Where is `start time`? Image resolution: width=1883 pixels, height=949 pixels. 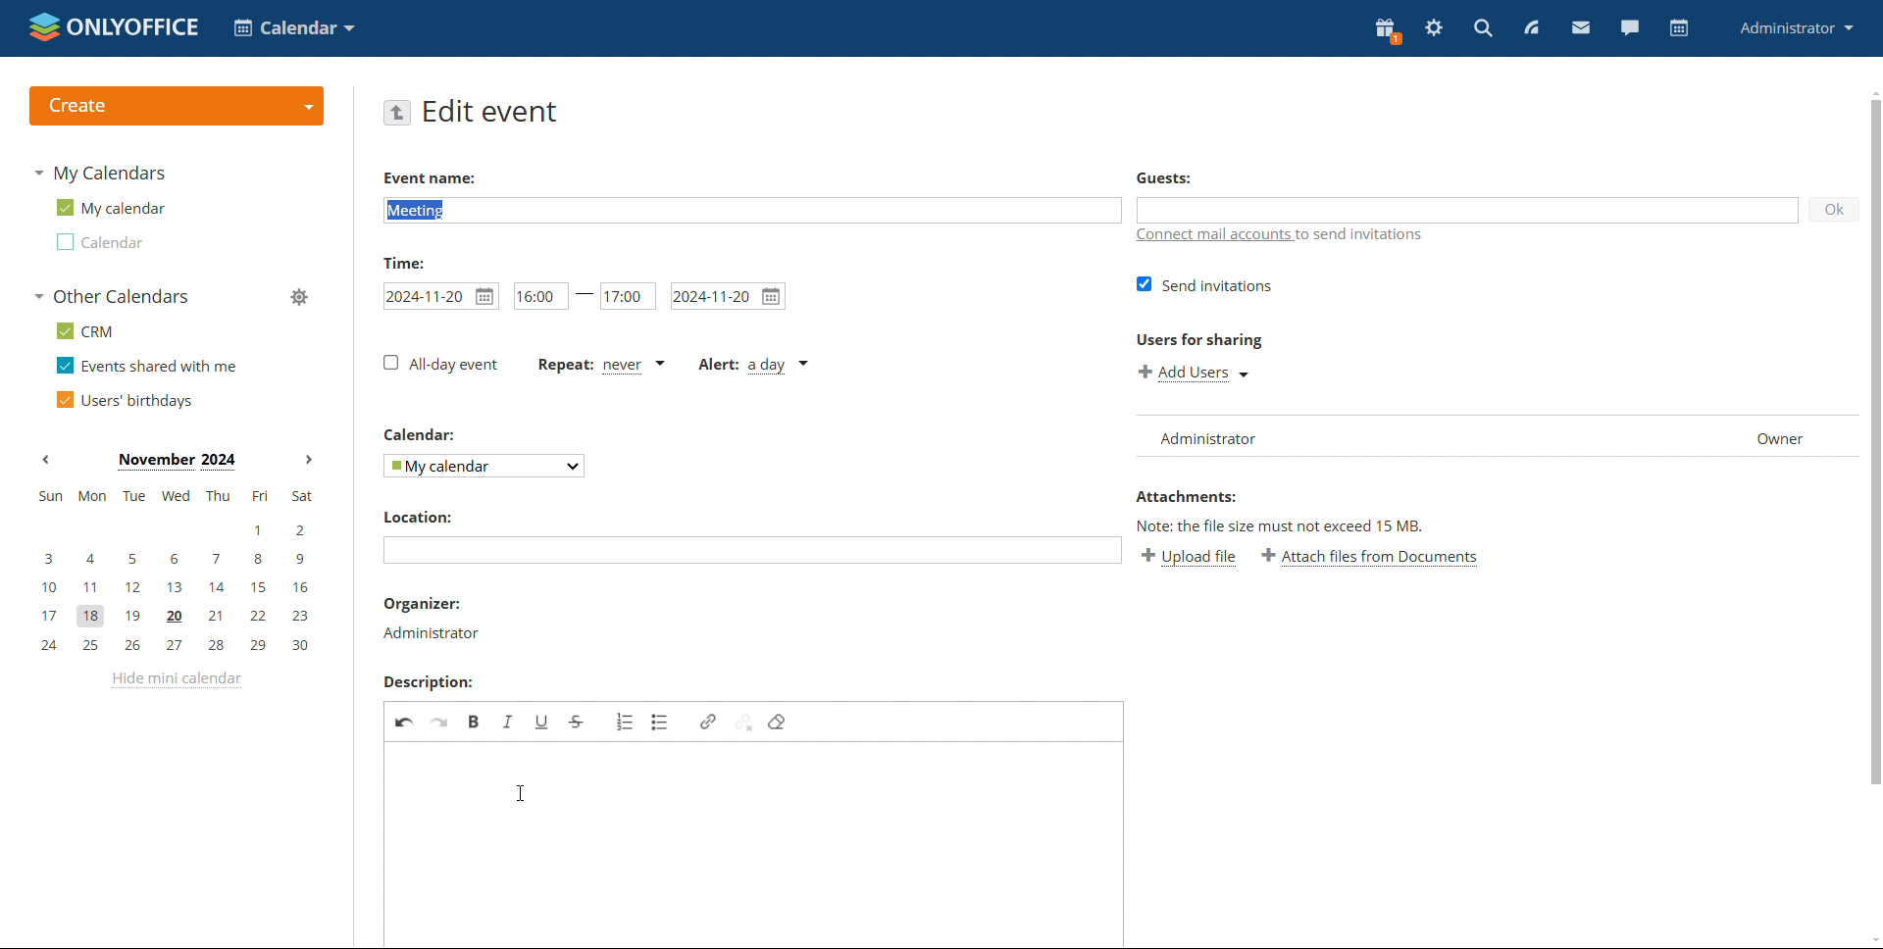 start time is located at coordinates (541, 297).